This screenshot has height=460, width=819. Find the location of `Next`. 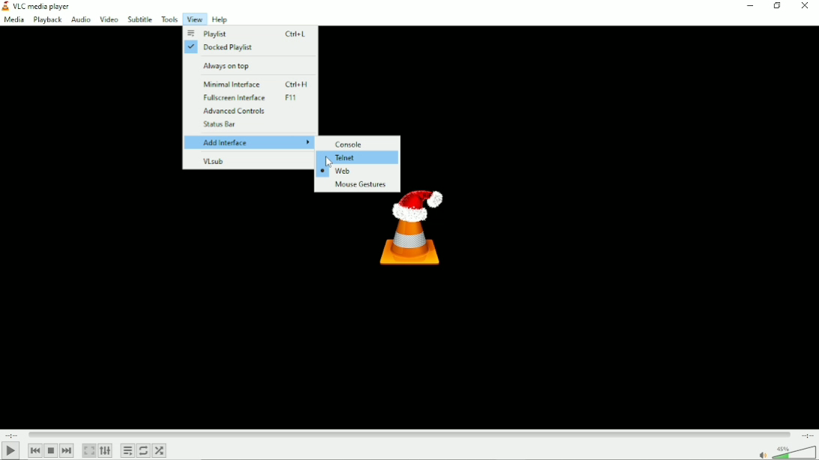

Next is located at coordinates (67, 451).